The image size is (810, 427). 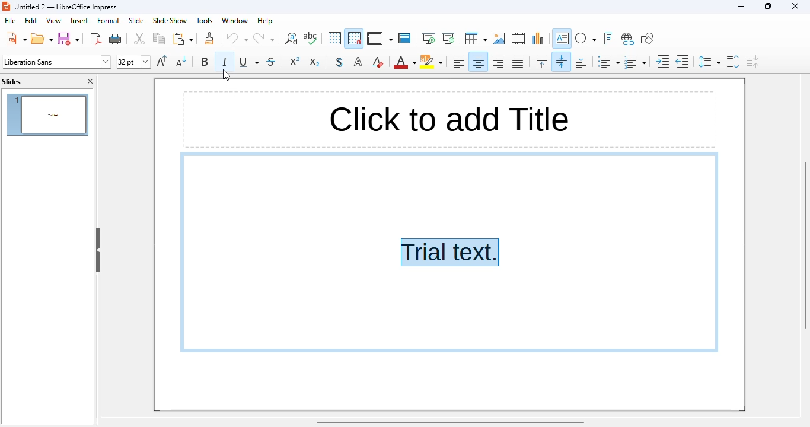 What do you see at coordinates (97, 39) in the screenshot?
I see `export directly as PDF` at bounding box center [97, 39].